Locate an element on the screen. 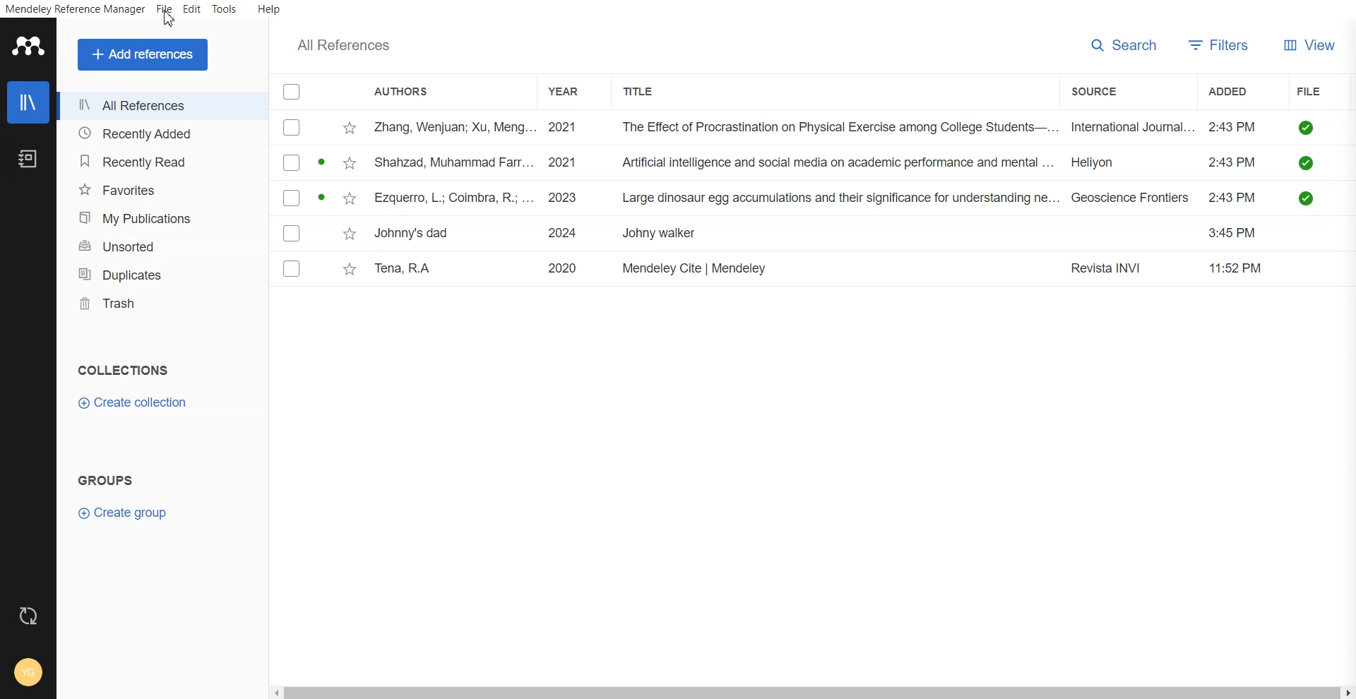 This screenshot has height=699, width=1356. Heliyon is located at coordinates (1102, 161).